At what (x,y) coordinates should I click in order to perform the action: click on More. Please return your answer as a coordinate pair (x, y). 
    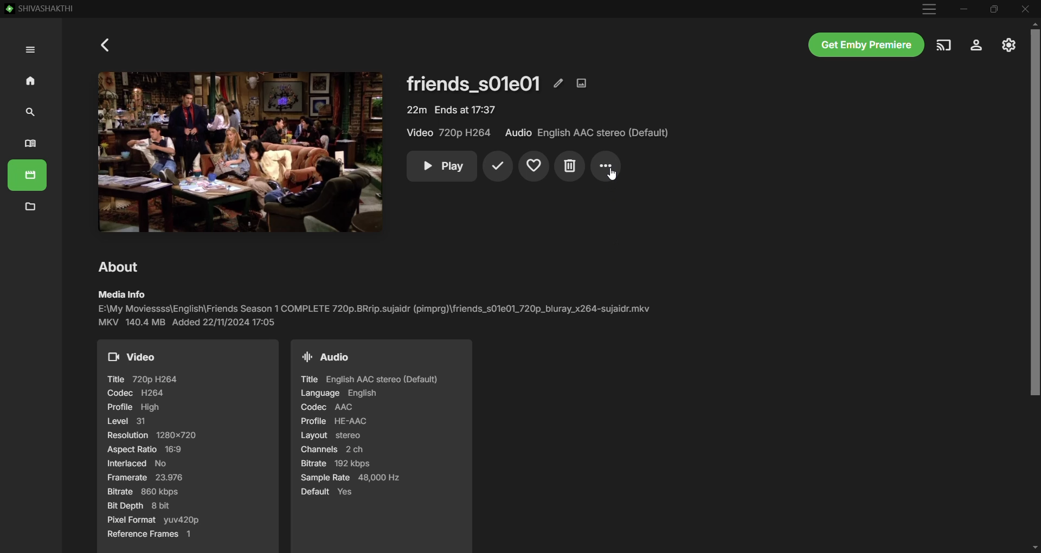
    Looking at the image, I should click on (606, 166).